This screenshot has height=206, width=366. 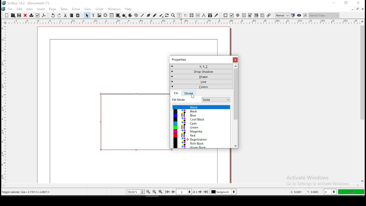 I want to click on magenta, so click(x=201, y=131).